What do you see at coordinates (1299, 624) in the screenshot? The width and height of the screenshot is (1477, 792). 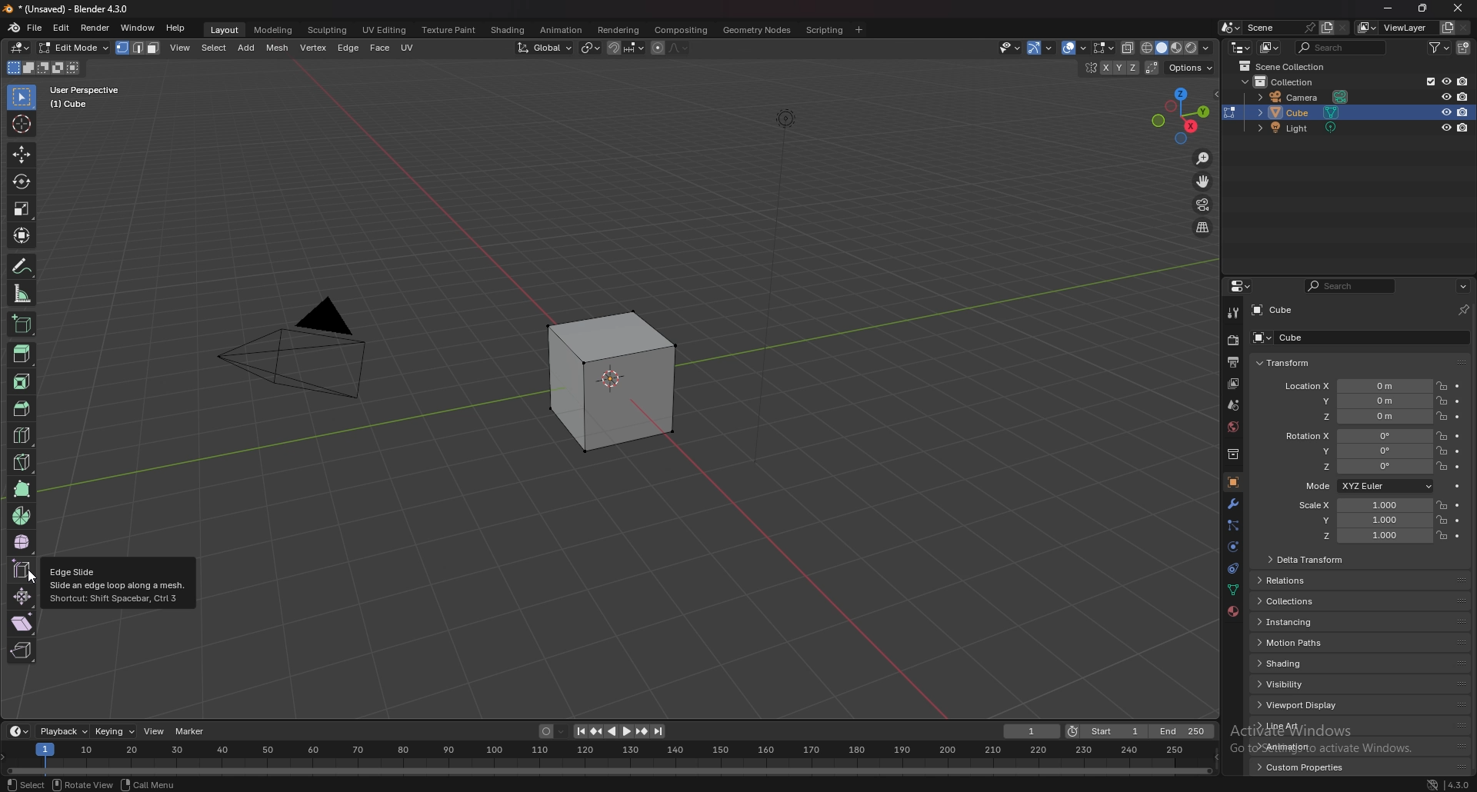 I see `instancing` at bounding box center [1299, 624].